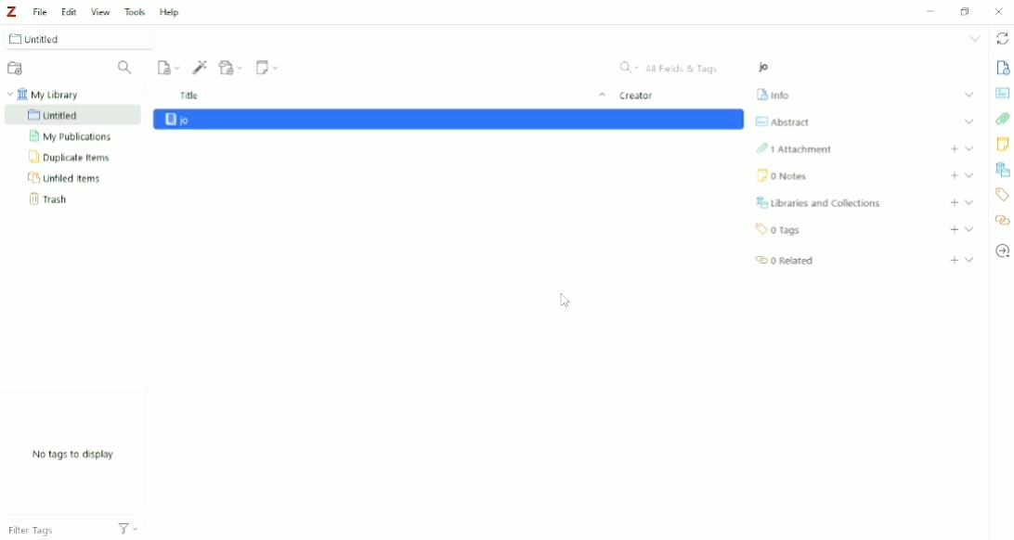 This screenshot has width=1014, height=540. I want to click on New Item, so click(170, 68).